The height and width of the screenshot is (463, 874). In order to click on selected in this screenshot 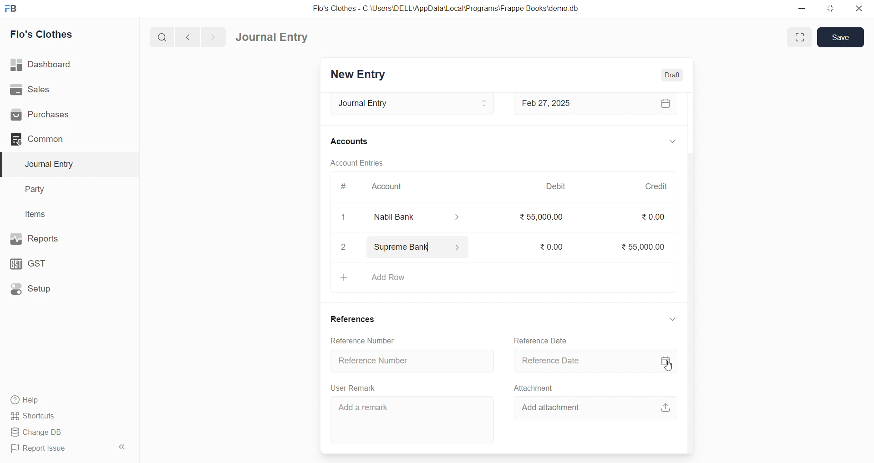, I will do `click(5, 164)`.